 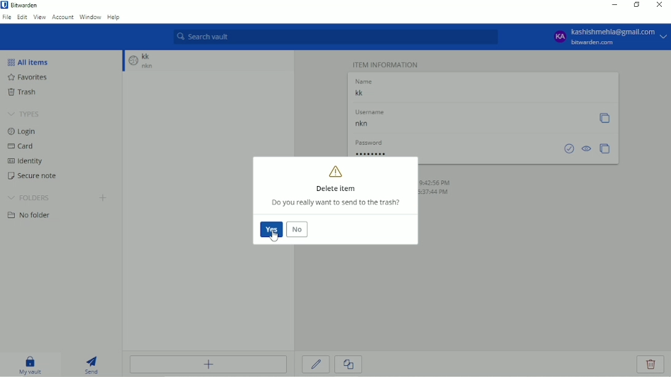 I want to click on Password, so click(x=452, y=152).